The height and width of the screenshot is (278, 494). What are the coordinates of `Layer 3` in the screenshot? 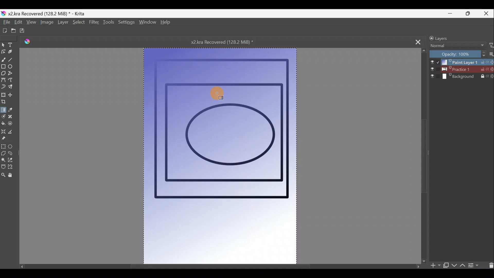 It's located at (462, 77).